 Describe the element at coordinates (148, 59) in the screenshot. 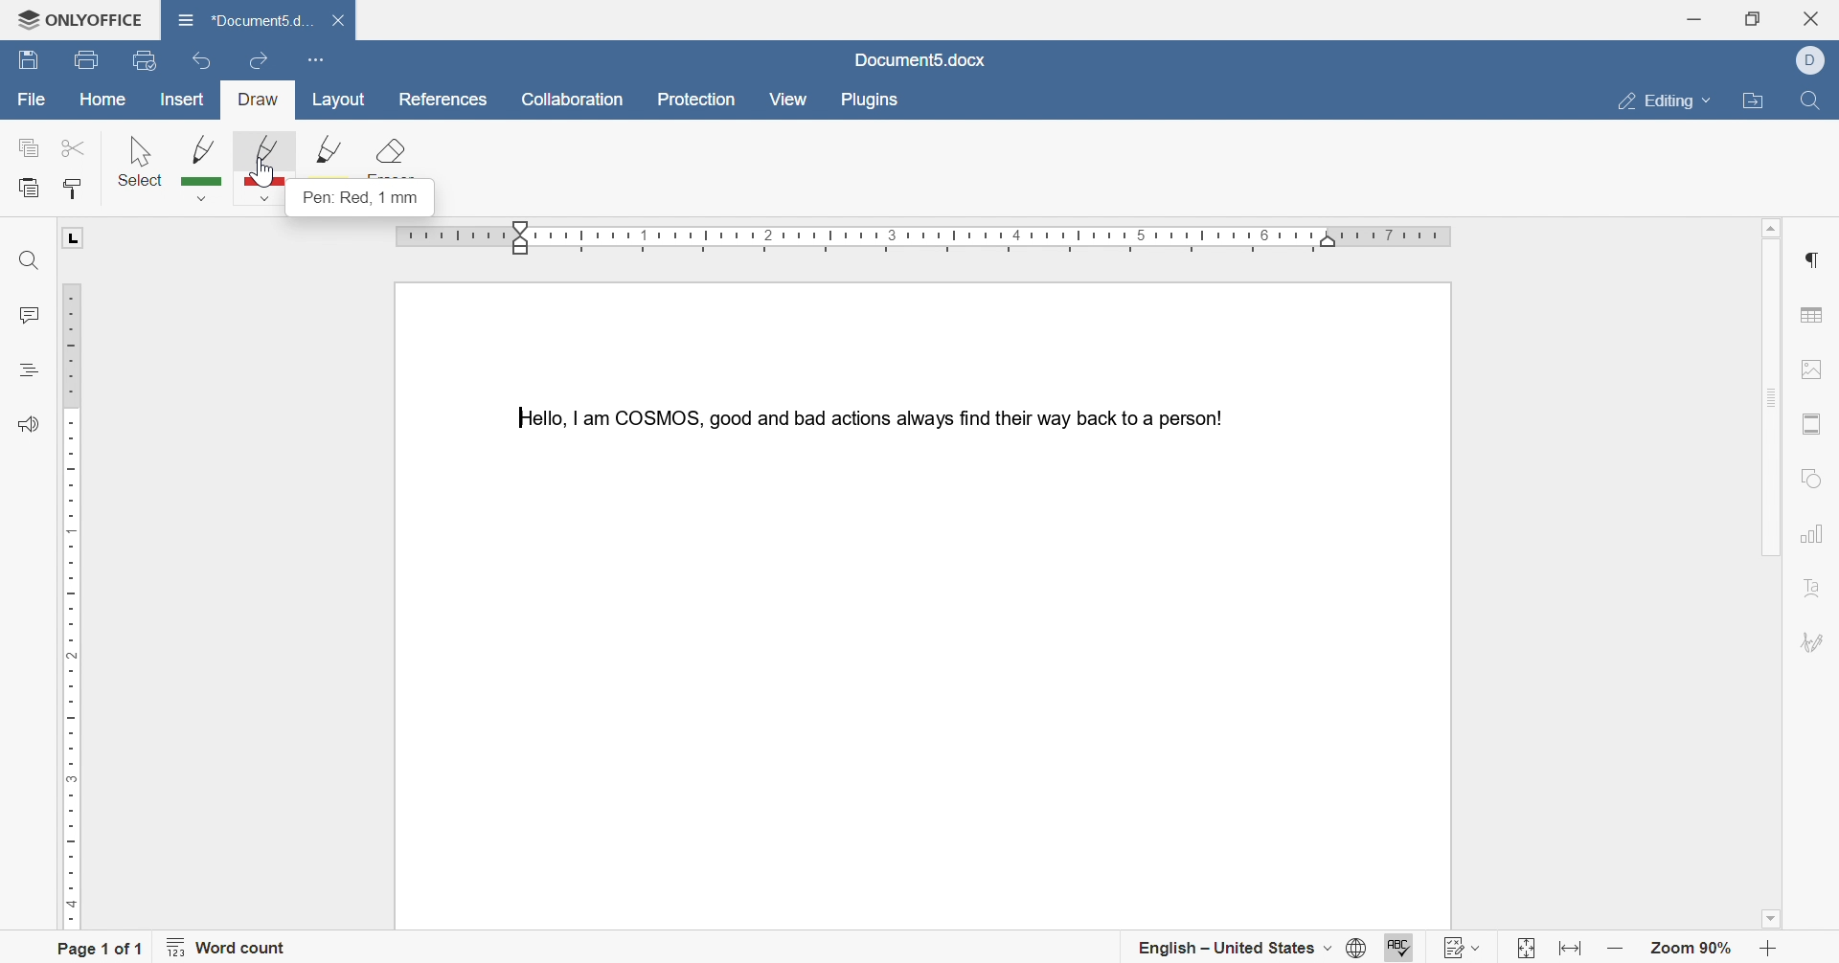

I see `quick print` at that location.